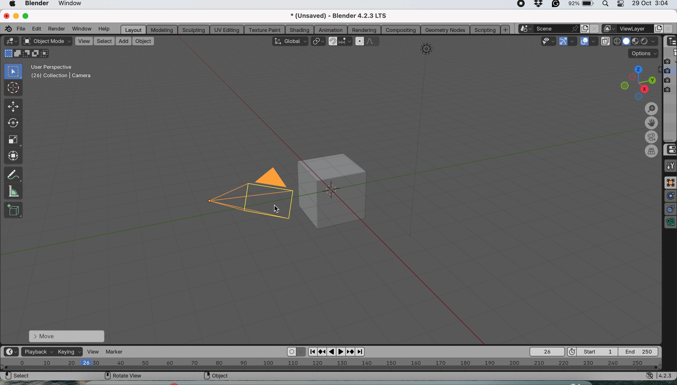 Image resolution: width=677 pixels, height=385 pixels. What do you see at coordinates (670, 166) in the screenshot?
I see `tools` at bounding box center [670, 166].